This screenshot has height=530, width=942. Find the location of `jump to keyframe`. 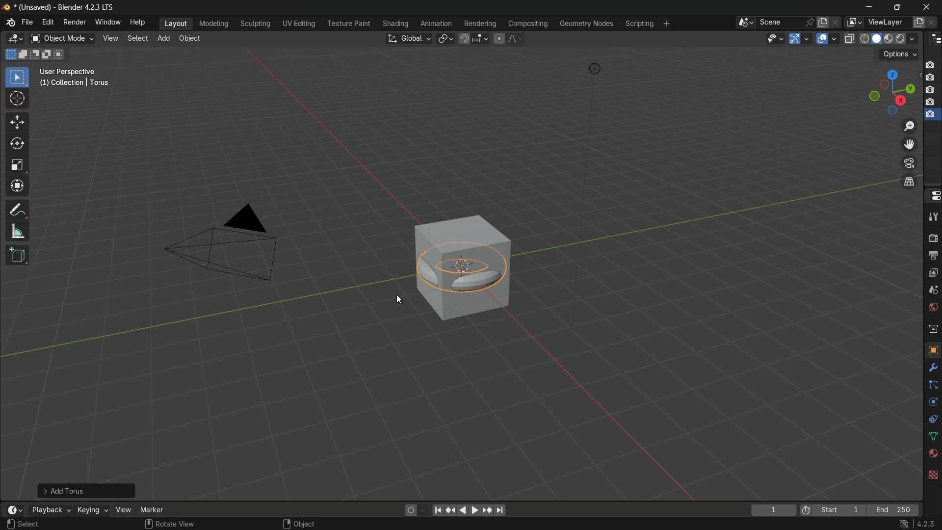

jump to keyframe is located at coordinates (450, 510).